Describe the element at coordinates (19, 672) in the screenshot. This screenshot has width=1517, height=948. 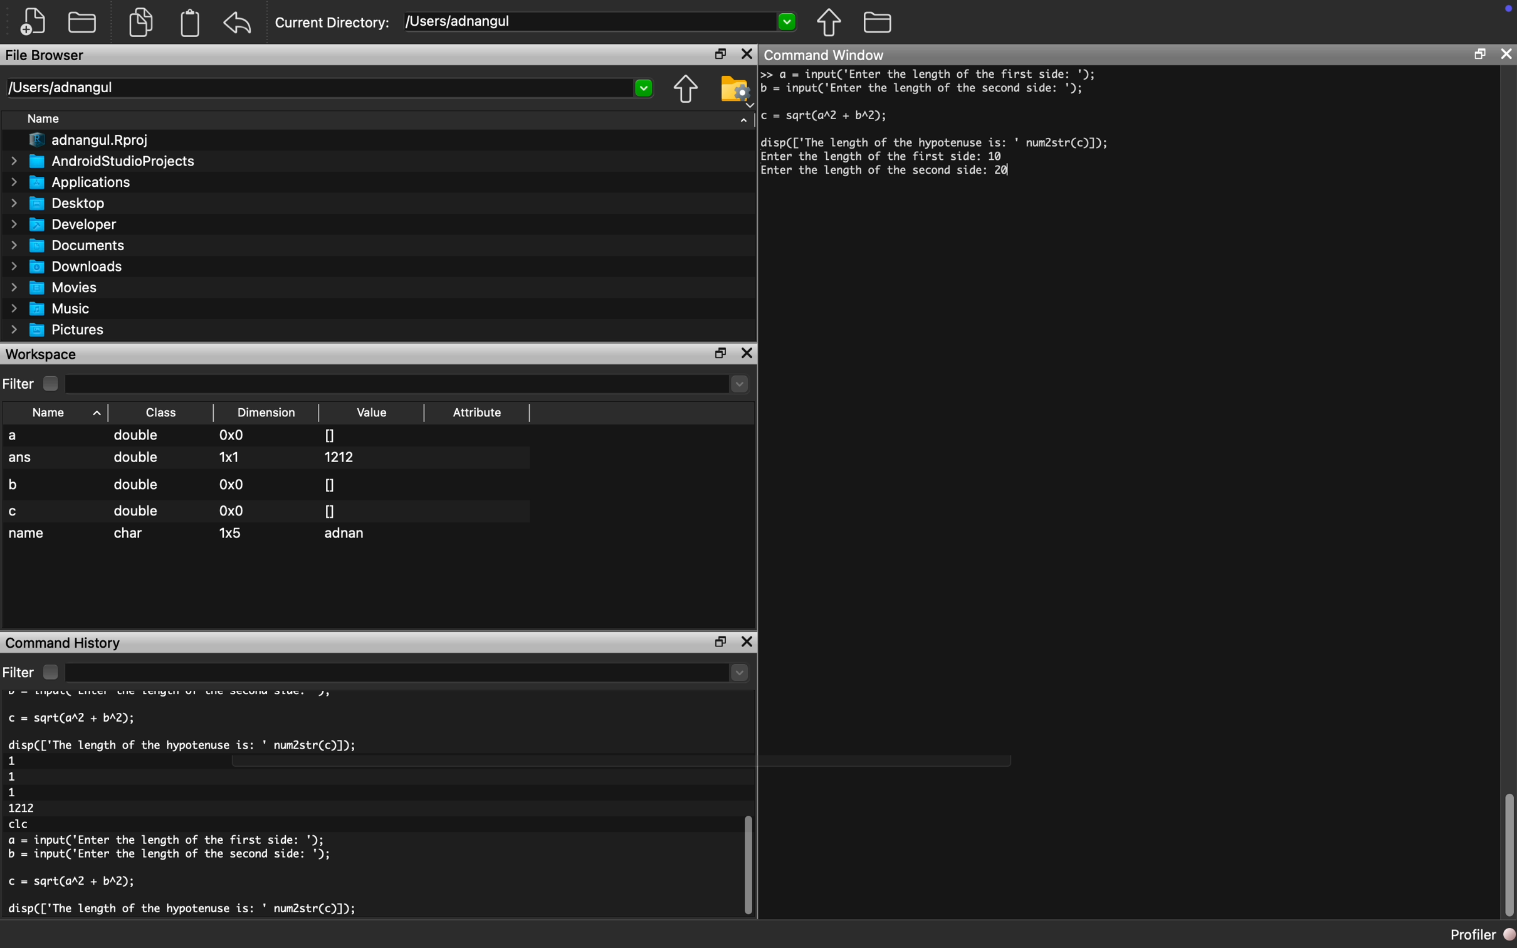
I see `filter` at that location.